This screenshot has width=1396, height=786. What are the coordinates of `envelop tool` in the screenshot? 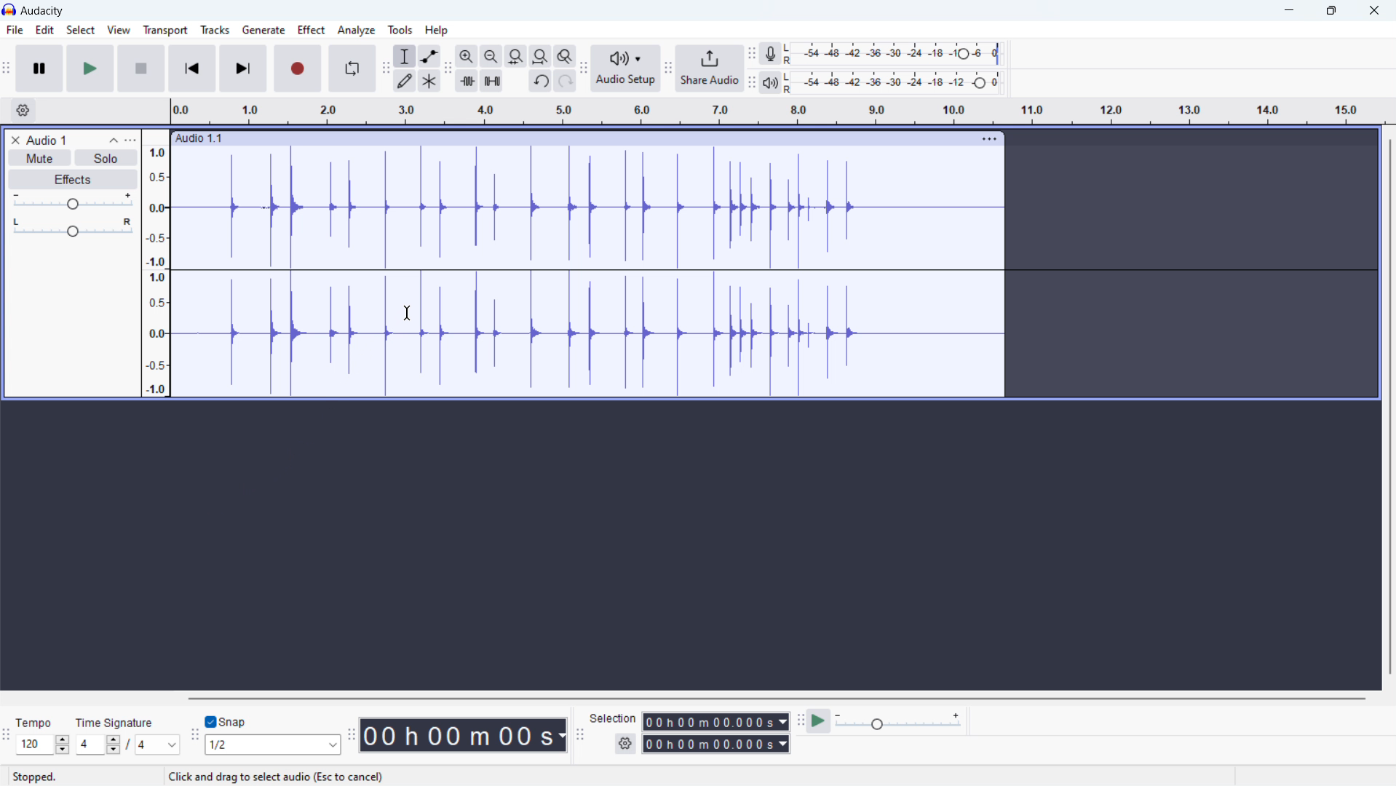 It's located at (430, 56).